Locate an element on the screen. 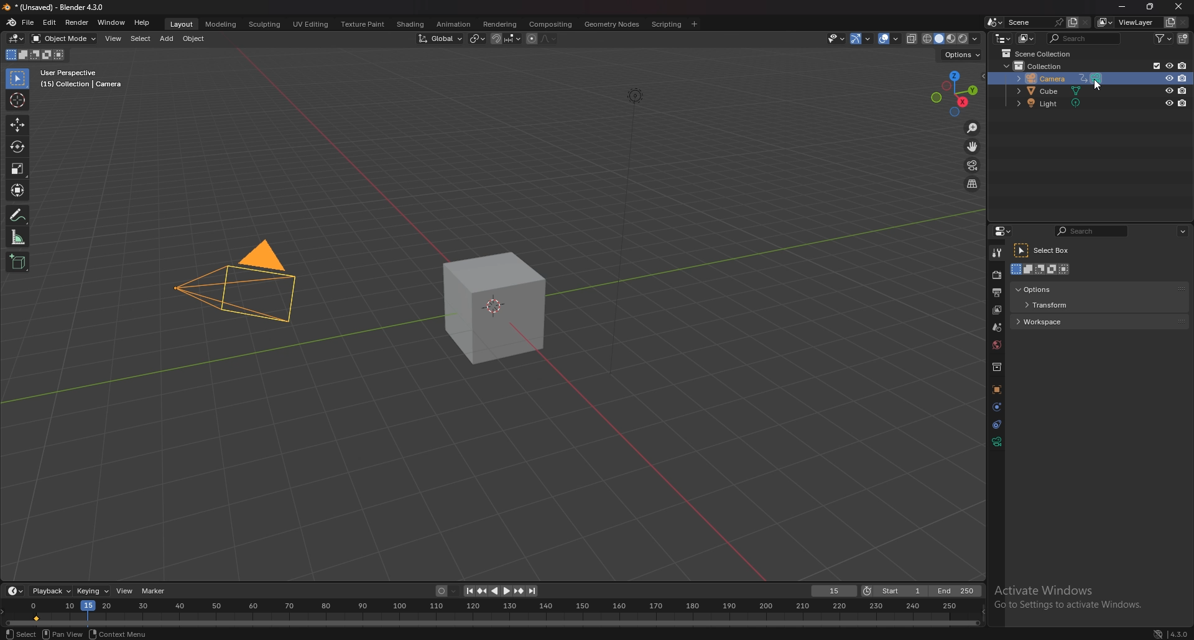  Rotate View is located at coordinates (65, 634).